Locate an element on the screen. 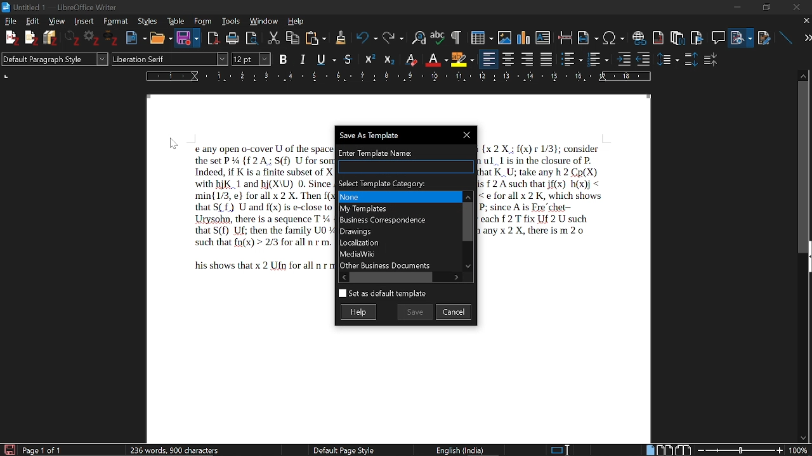 This screenshot has height=456, width=812. Save is located at coordinates (183, 39).